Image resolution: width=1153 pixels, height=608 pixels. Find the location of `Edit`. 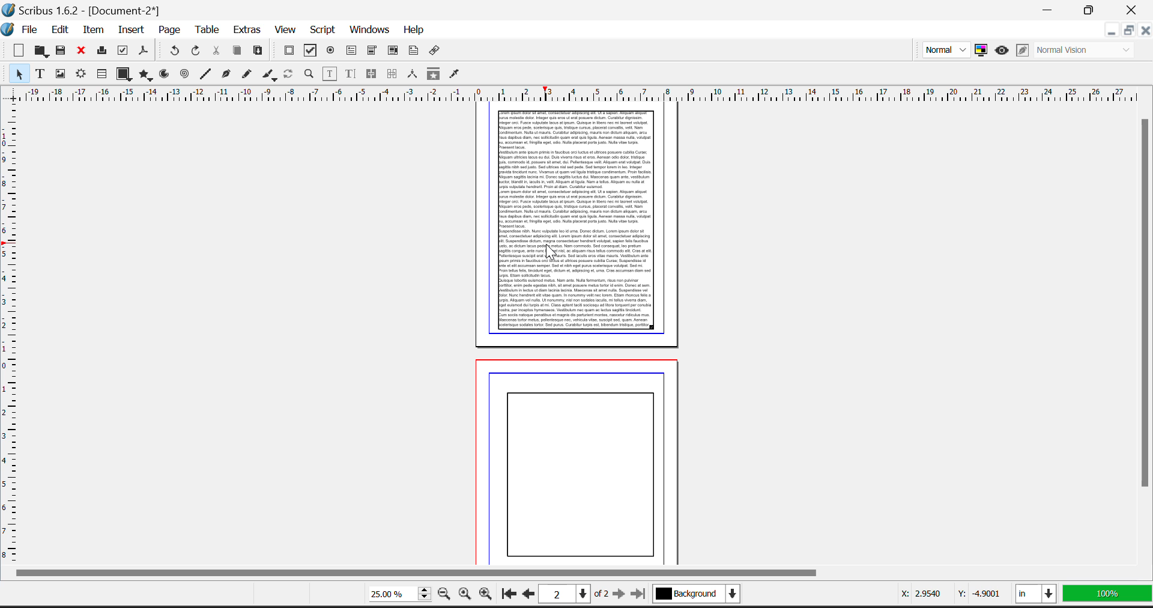

Edit is located at coordinates (60, 30).